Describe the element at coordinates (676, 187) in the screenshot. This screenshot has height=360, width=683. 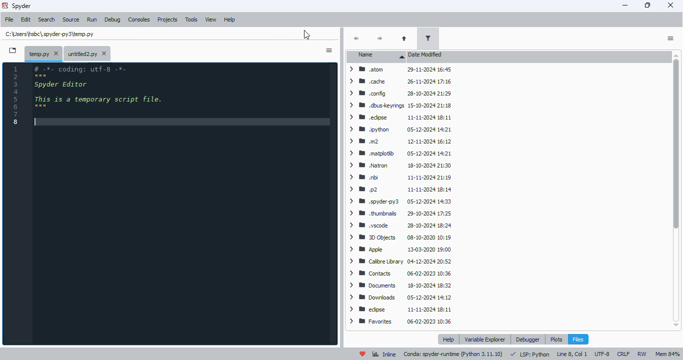
I see `vertical scroll bar` at that location.